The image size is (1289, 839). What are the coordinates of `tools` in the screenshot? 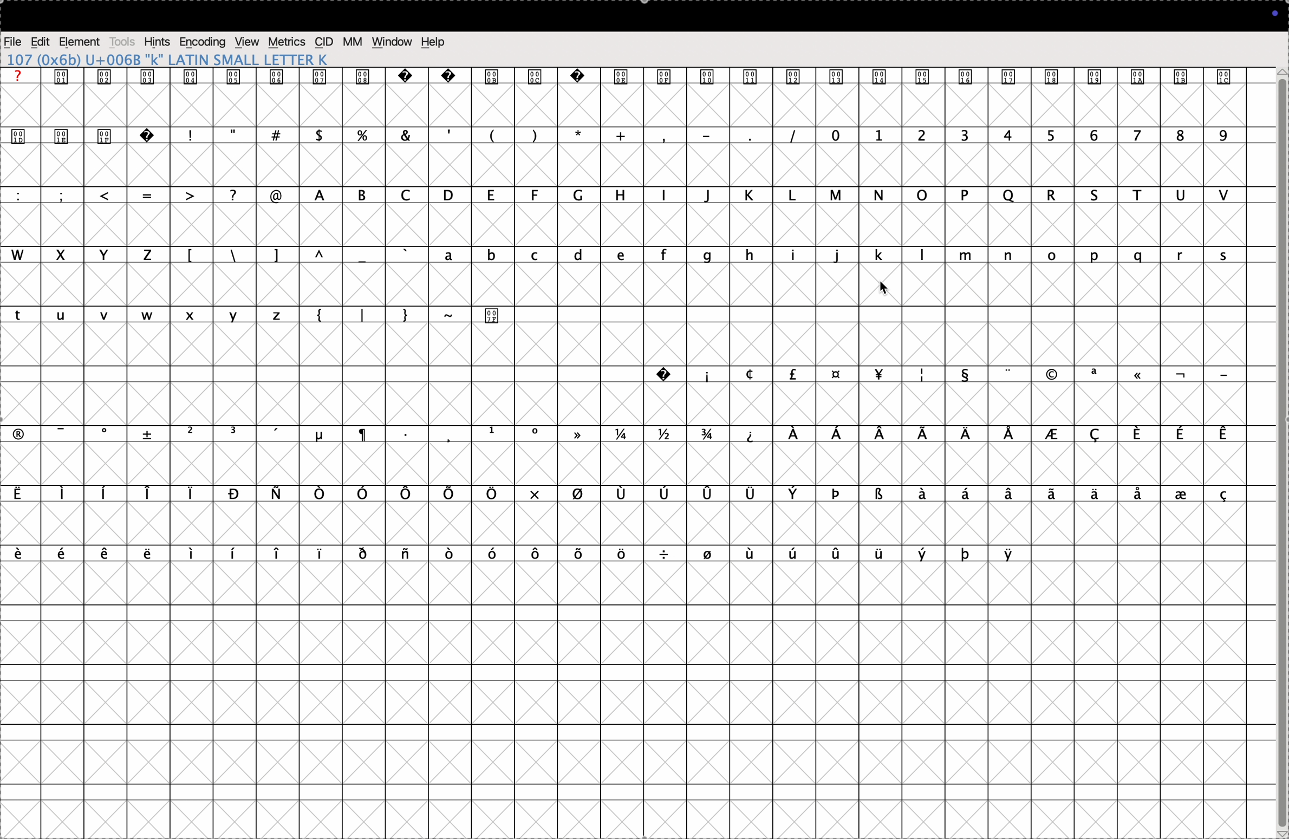 It's located at (123, 41).